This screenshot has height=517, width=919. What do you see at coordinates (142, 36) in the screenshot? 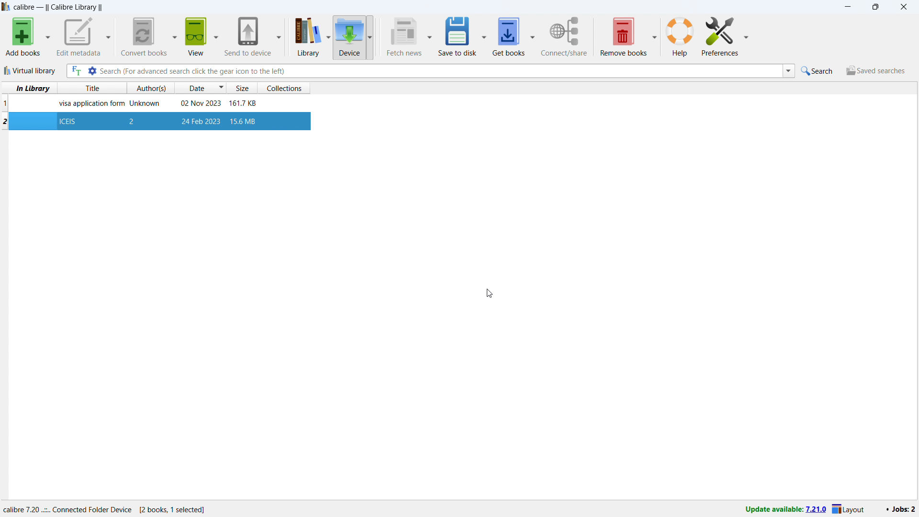
I see `convert books` at bounding box center [142, 36].